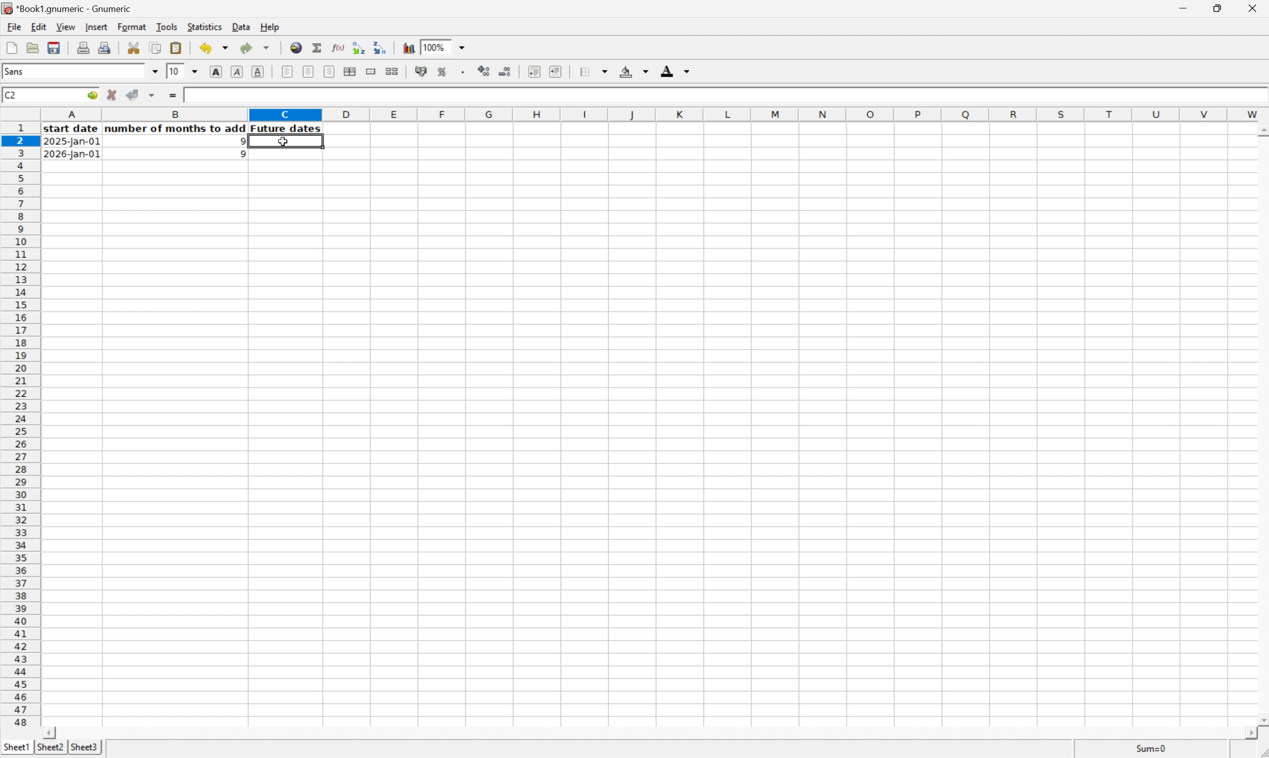 This screenshot has height=758, width=1269. What do you see at coordinates (155, 94) in the screenshot?
I see `Accept changes across selection` at bounding box center [155, 94].